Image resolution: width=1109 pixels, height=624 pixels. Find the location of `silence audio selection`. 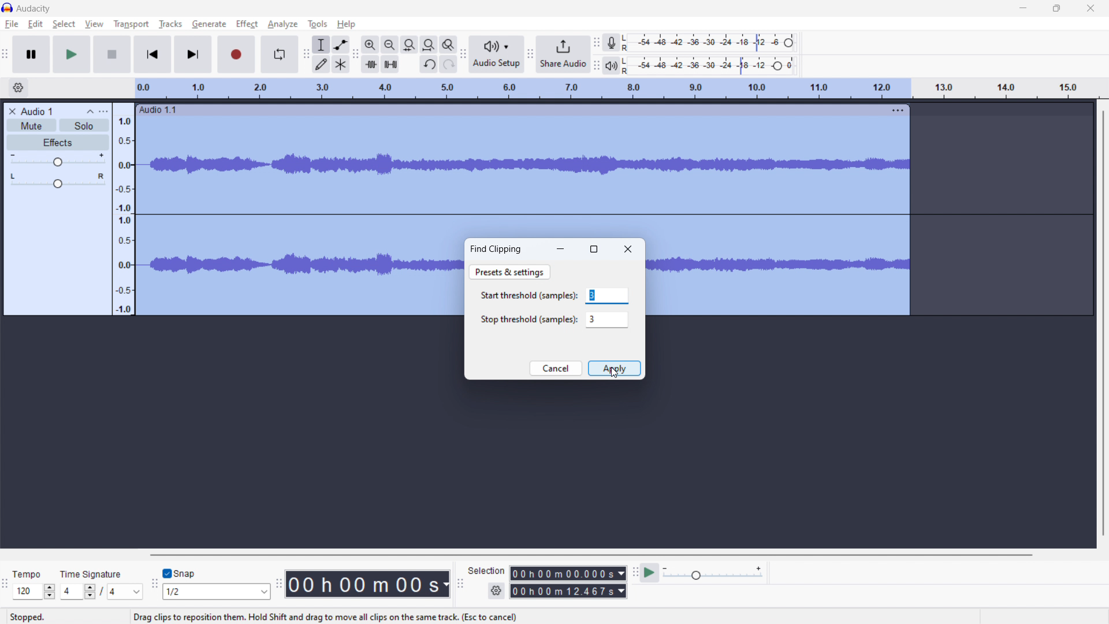

silence audio selection is located at coordinates (390, 64).